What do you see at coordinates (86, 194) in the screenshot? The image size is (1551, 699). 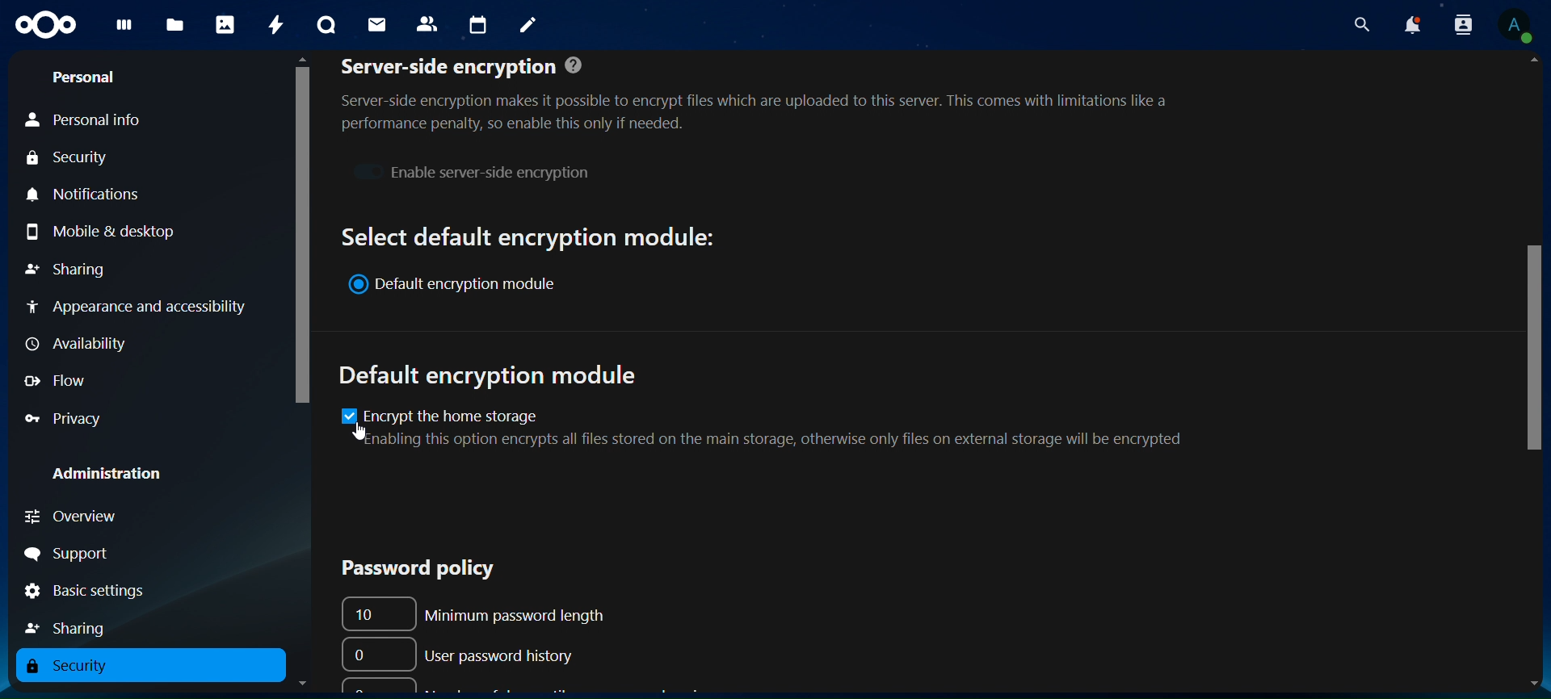 I see `notifications` at bounding box center [86, 194].